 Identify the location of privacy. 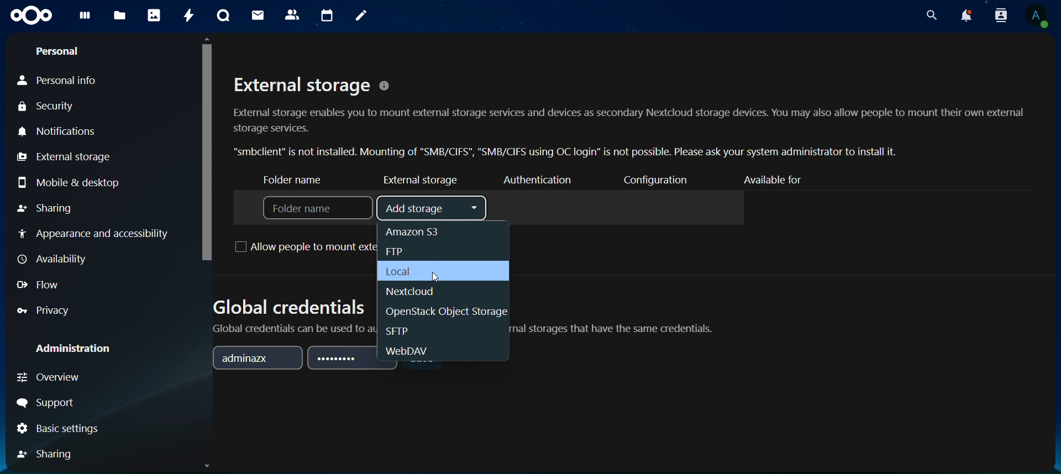
(43, 310).